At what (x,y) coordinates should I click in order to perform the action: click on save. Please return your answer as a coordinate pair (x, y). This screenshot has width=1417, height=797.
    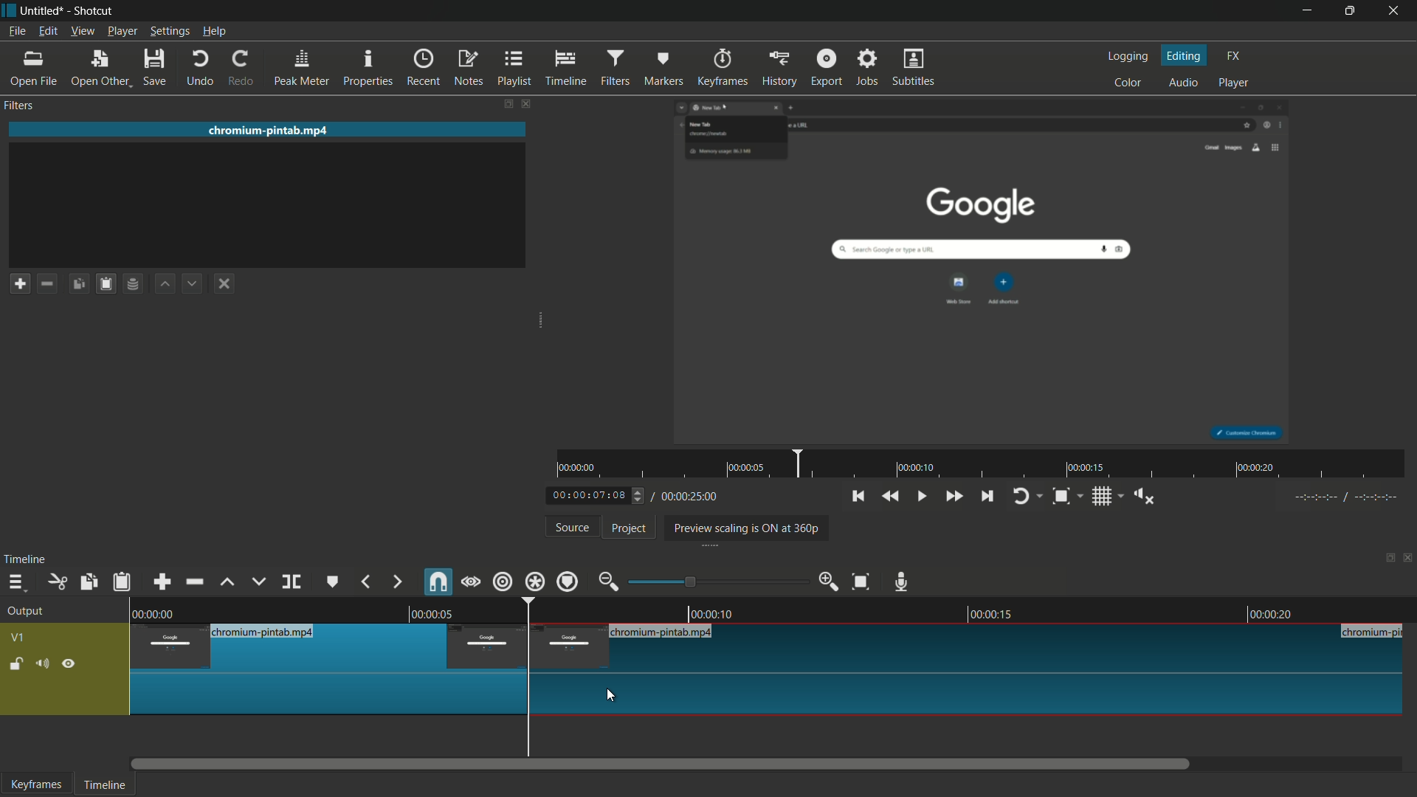
    Looking at the image, I should click on (156, 67).